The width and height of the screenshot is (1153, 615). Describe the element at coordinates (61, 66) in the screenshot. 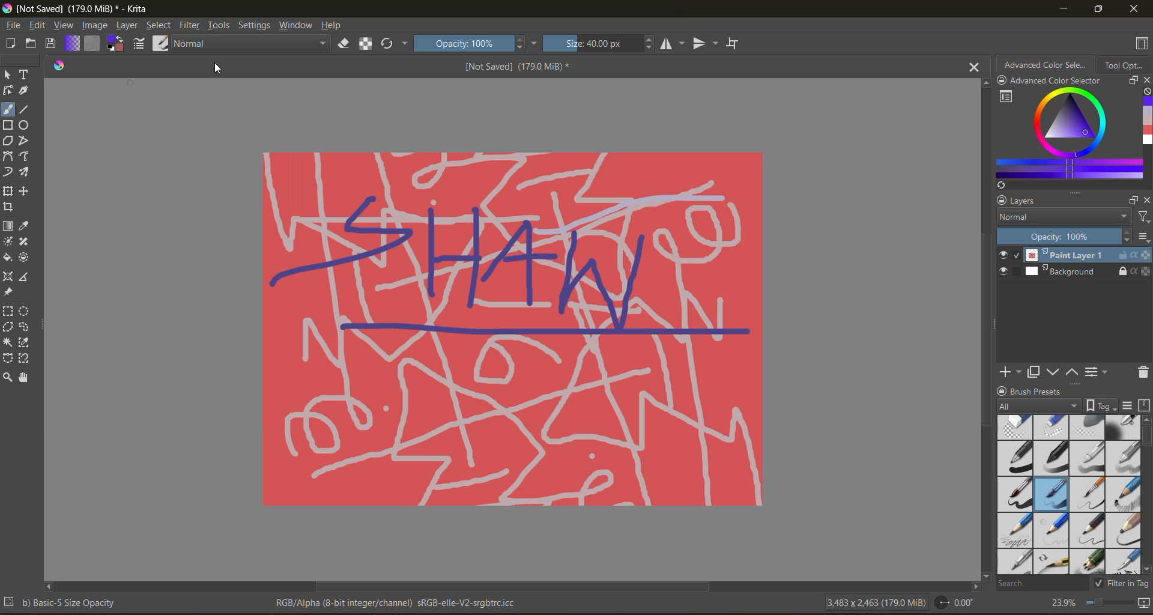

I see `logo` at that location.